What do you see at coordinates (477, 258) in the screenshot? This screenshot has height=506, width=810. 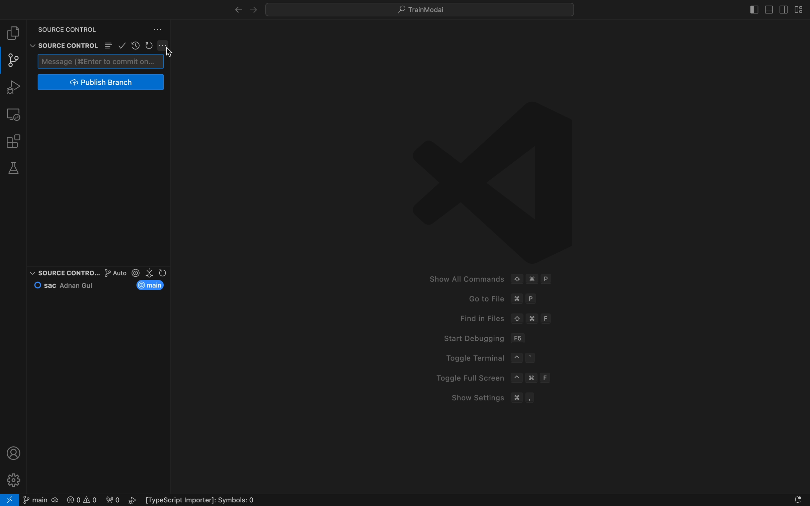 I see `welcome screen` at bounding box center [477, 258].